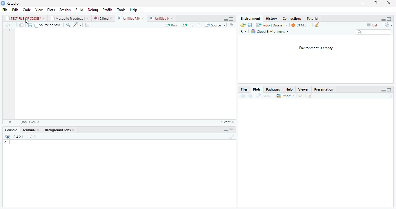 Image resolution: width=396 pixels, height=209 pixels. Describe the element at coordinates (272, 19) in the screenshot. I see `History` at that location.